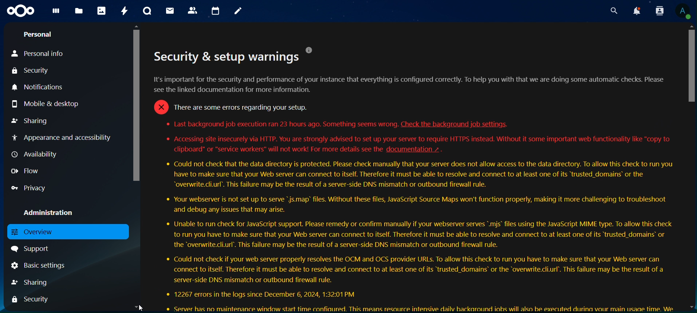 Image resolution: width=697 pixels, height=313 pixels. What do you see at coordinates (31, 283) in the screenshot?
I see `sharing` at bounding box center [31, 283].